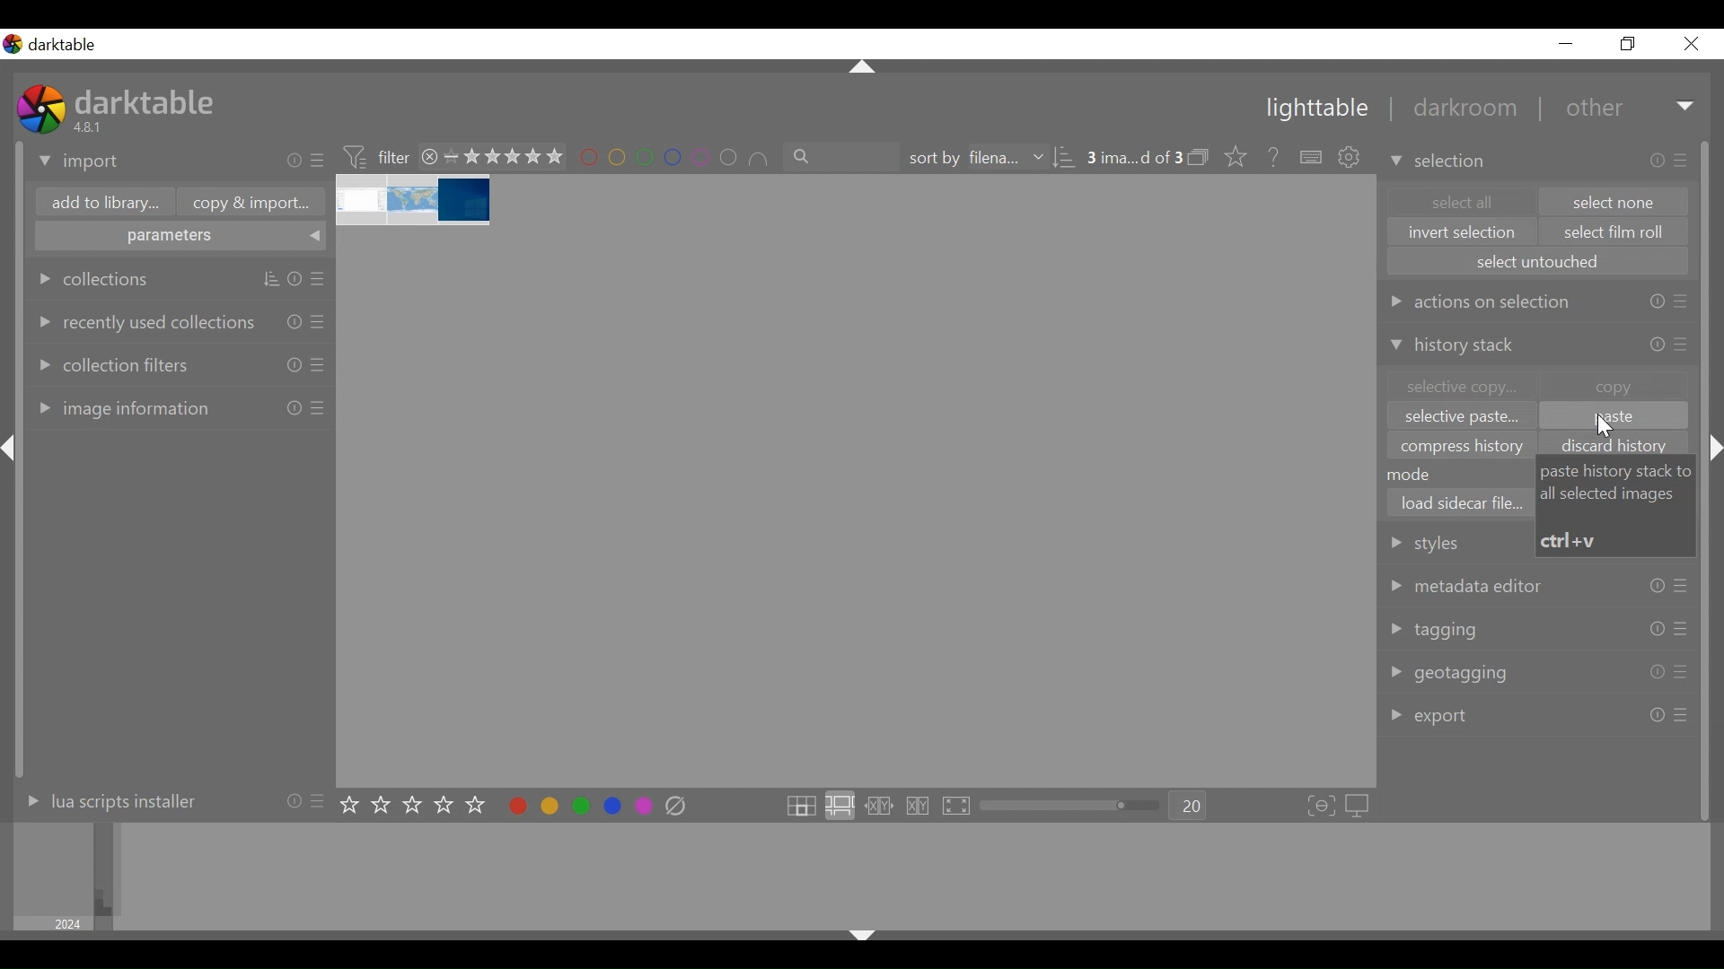 This screenshot has width=1724, height=969. I want to click on logo, so click(41, 109).